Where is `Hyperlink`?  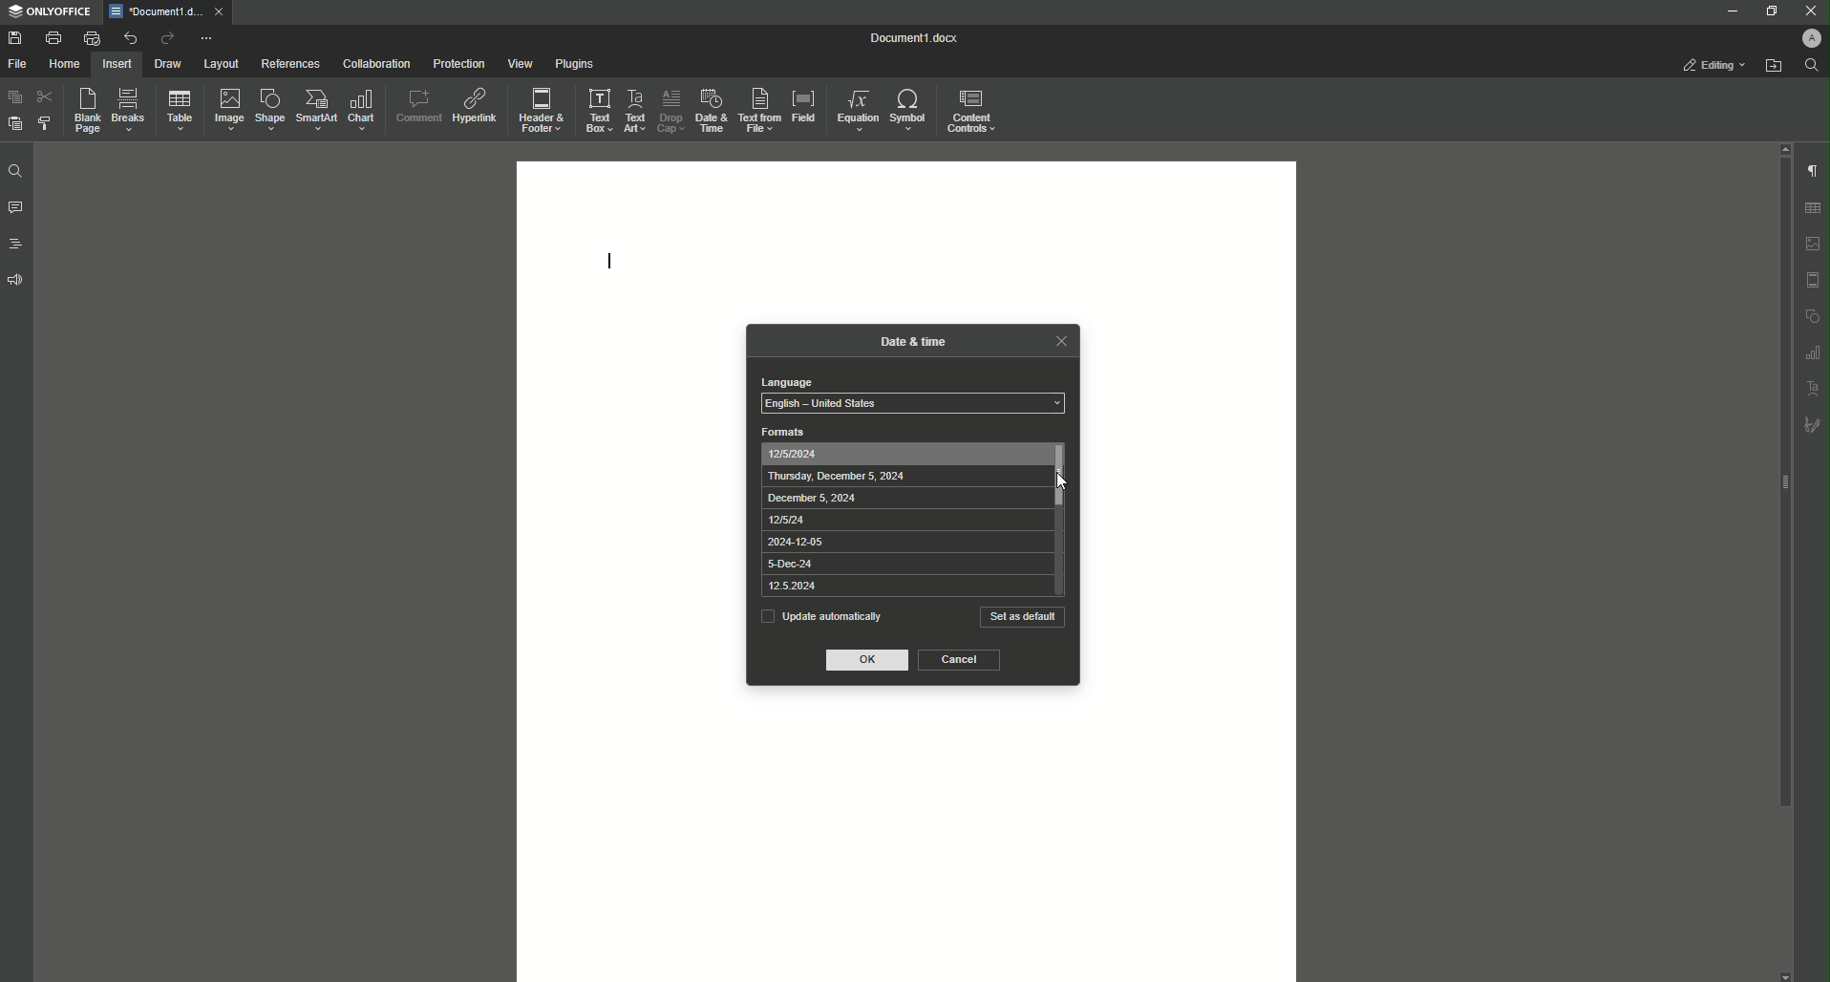 Hyperlink is located at coordinates (474, 102).